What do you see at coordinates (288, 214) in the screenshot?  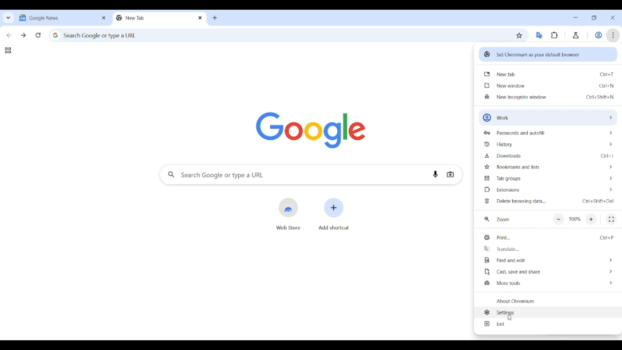 I see `Open web store` at bounding box center [288, 214].